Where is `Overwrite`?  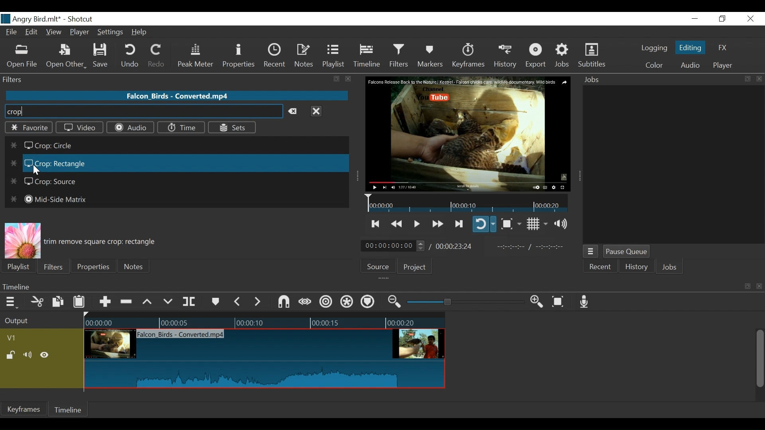 Overwrite is located at coordinates (168, 302).